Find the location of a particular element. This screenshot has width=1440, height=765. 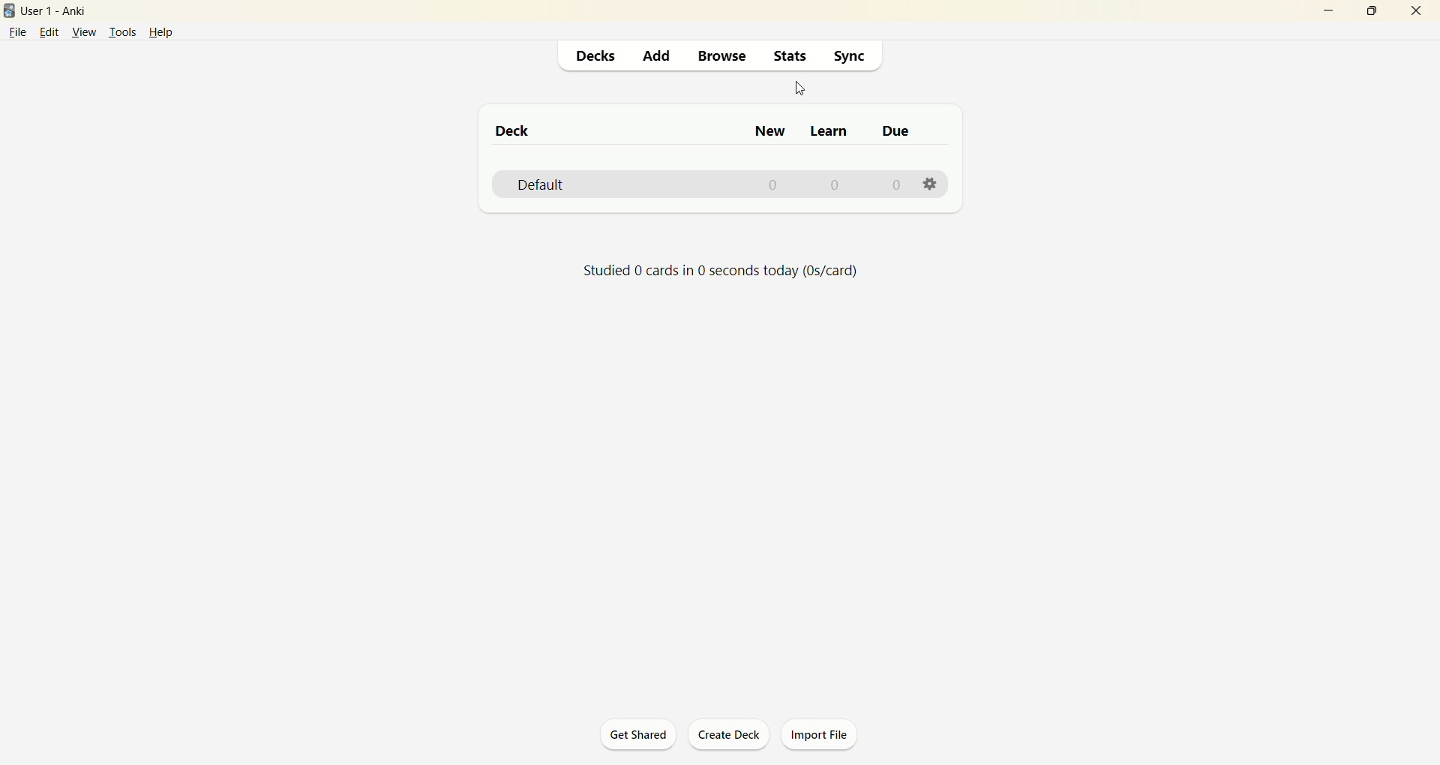

close is located at coordinates (1417, 13).